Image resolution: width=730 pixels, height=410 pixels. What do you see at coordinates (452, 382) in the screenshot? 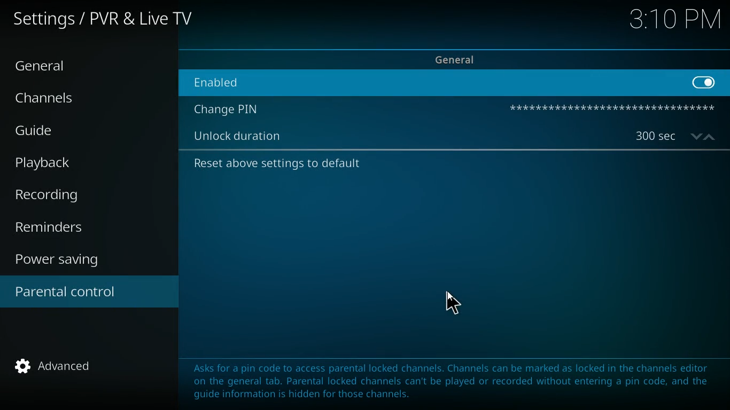
I see `message` at bounding box center [452, 382].